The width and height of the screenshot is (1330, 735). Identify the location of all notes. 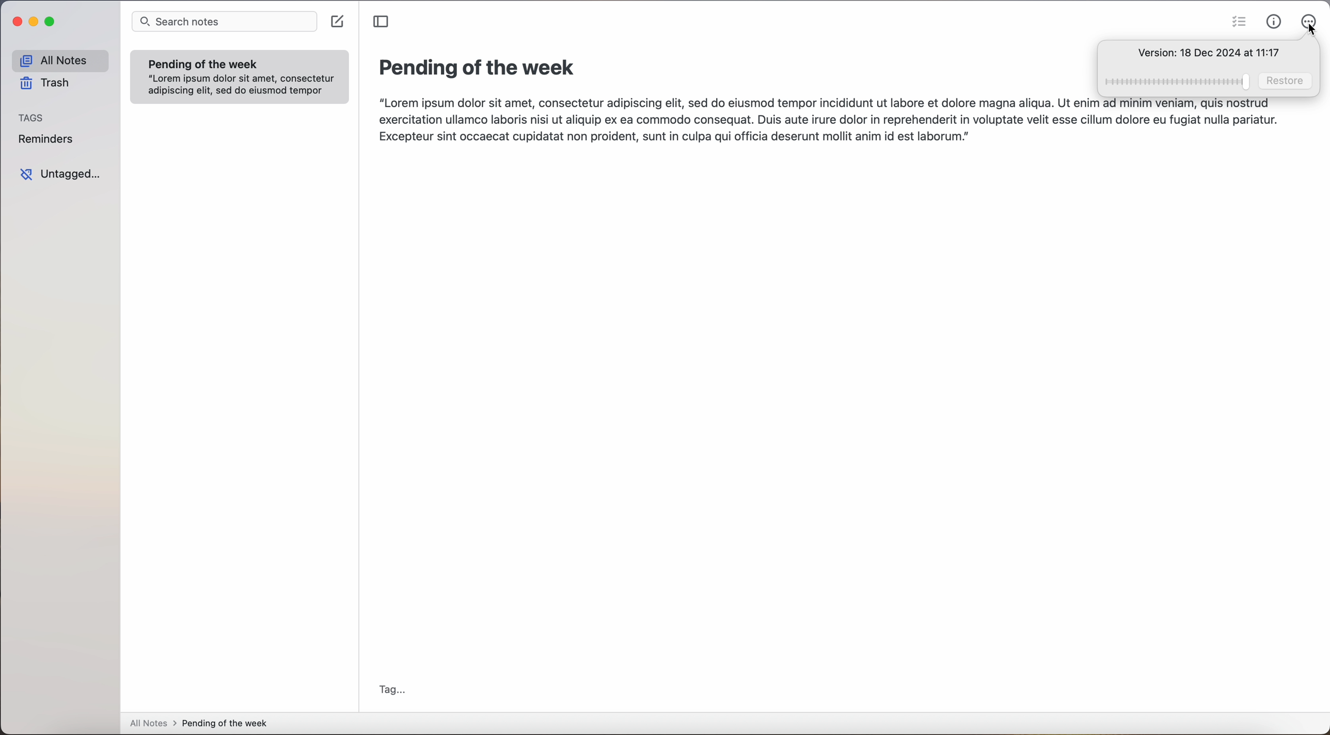
(57, 61).